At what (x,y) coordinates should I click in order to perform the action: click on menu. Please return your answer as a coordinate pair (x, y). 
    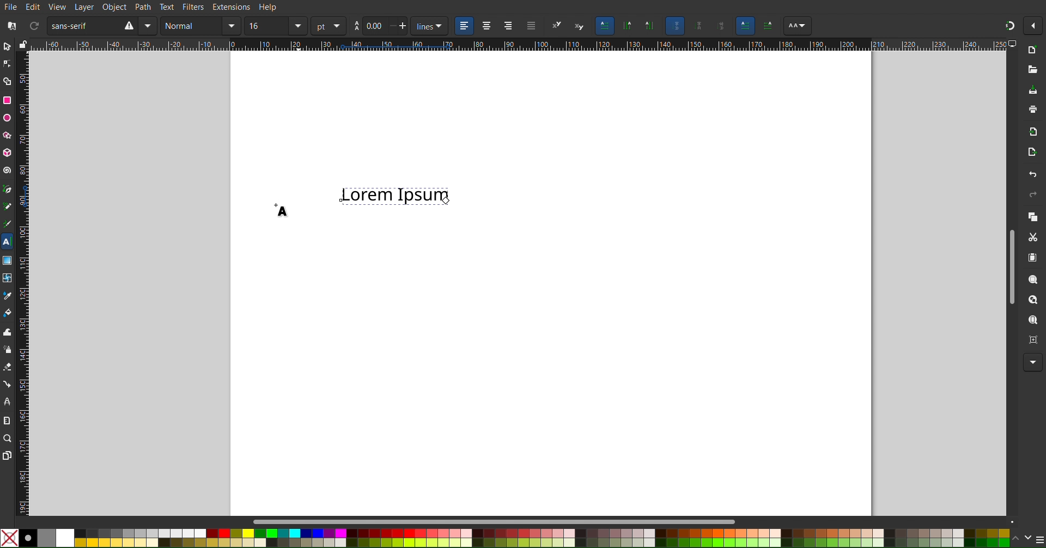
    Looking at the image, I should click on (1039, 539).